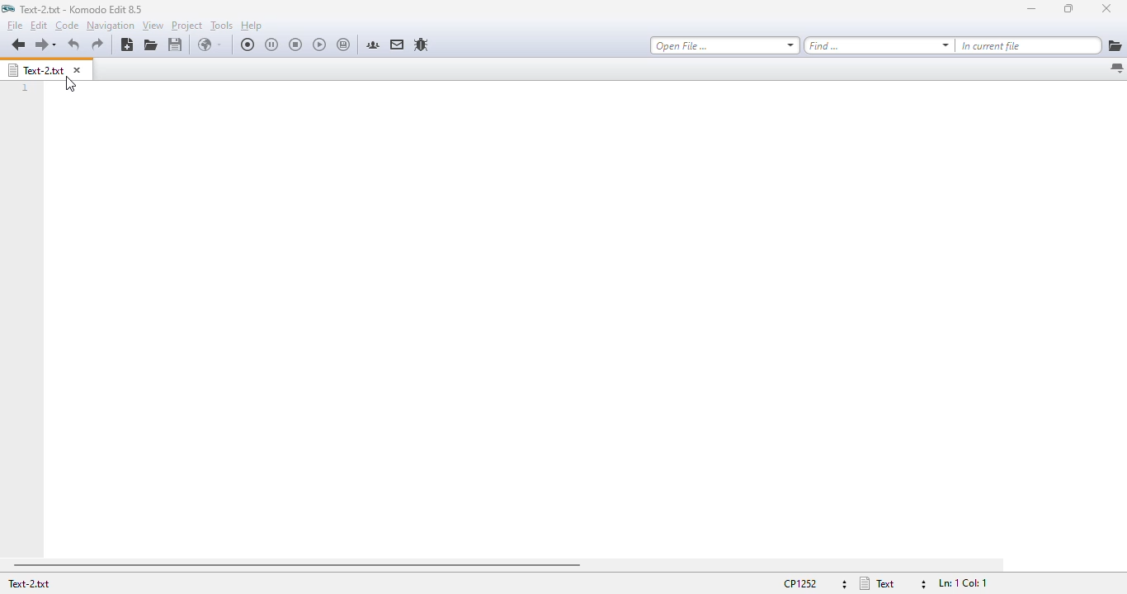  Describe the element at coordinates (221, 26) in the screenshot. I see `tools` at that location.